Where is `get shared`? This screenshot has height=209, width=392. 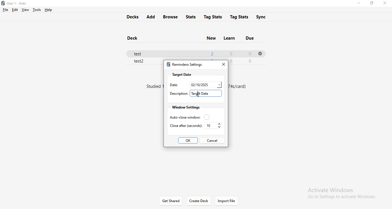
get shared is located at coordinates (171, 201).